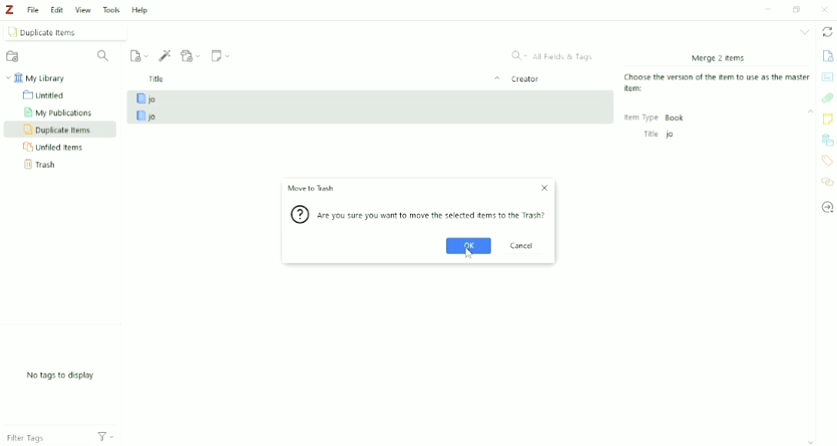 Image resolution: width=837 pixels, height=446 pixels. Describe the element at coordinates (58, 130) in the screenshot. I see `Duplicate Items` at that location.